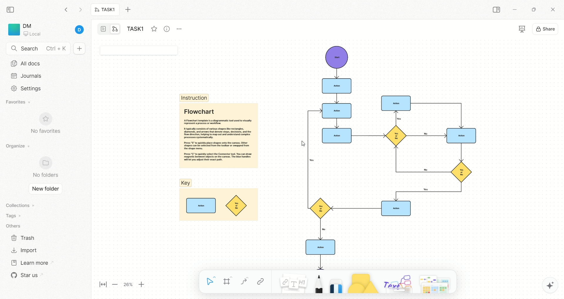  I want to click on task1, so click(105, 10).